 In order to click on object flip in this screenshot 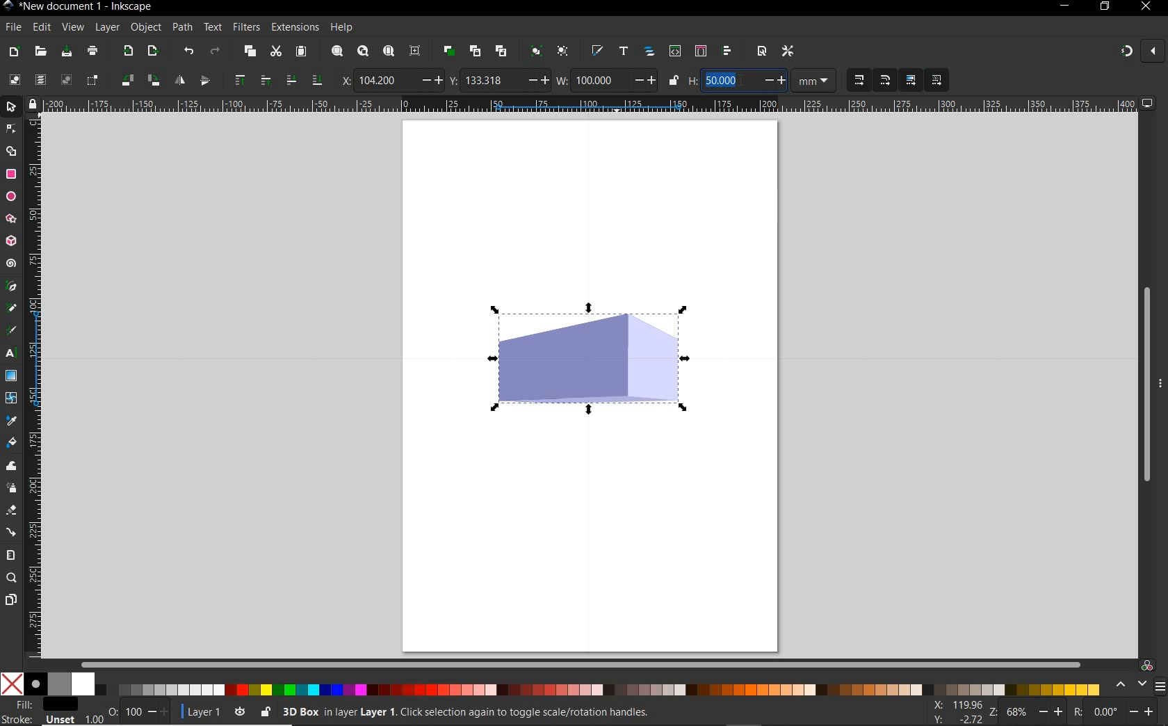, I will do `click(178, 81)`.